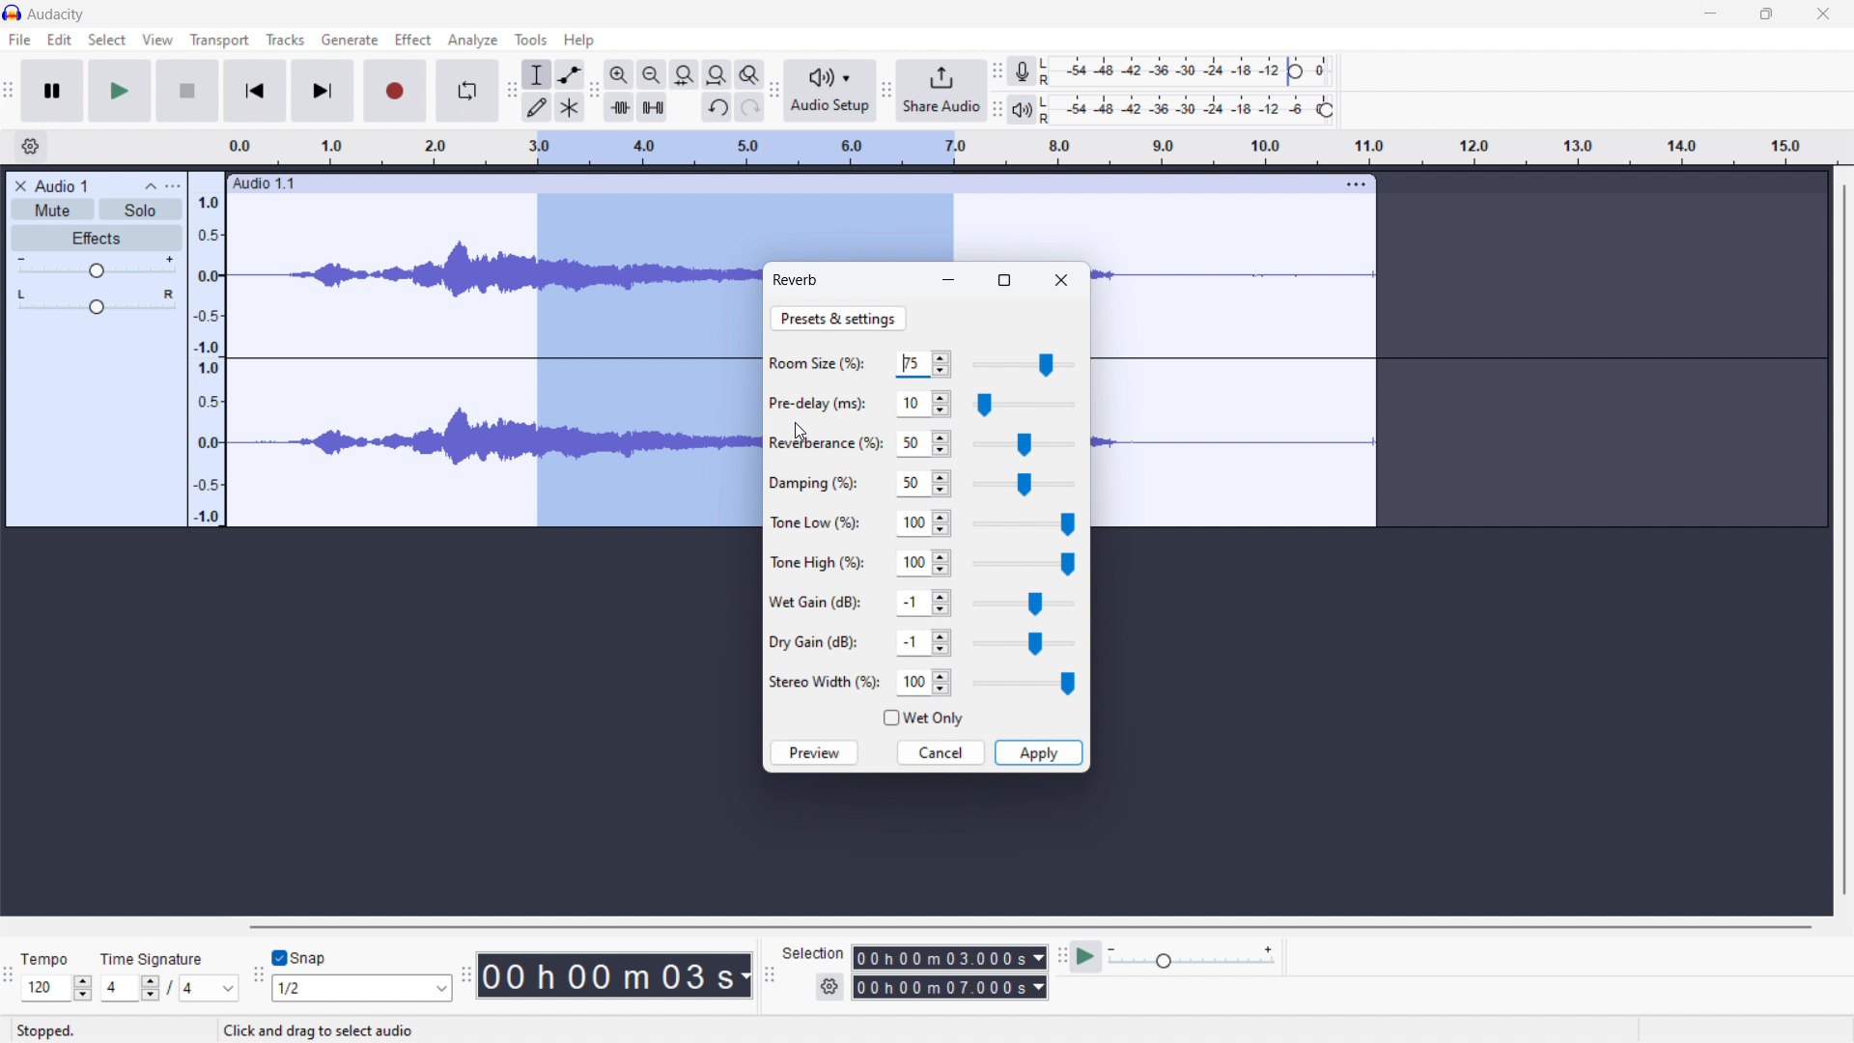 This screenshot has height=1043, width=1854. What do you see at coordinates (685, 73) in the screenshot?
I see `fill selection to width` at bounding box center [685, 73].